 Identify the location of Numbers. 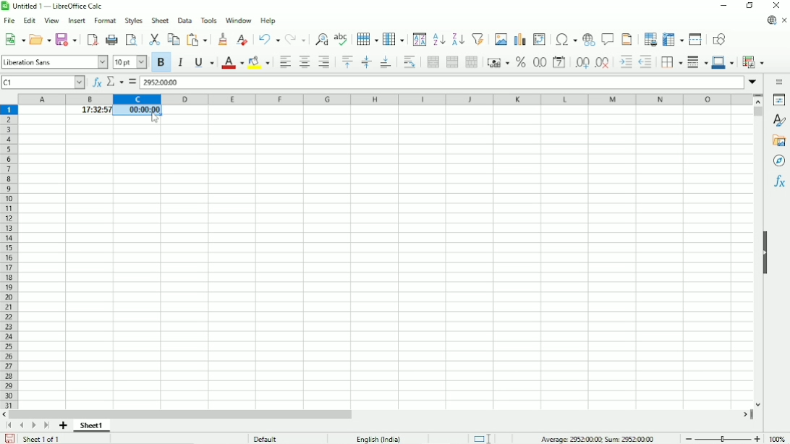
(161, 83).